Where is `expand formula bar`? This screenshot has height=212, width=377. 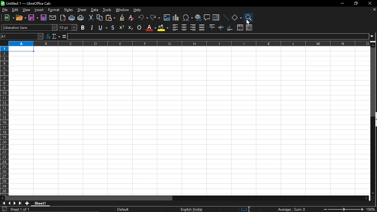 expand formula bar is located at coordinates (373, 36).